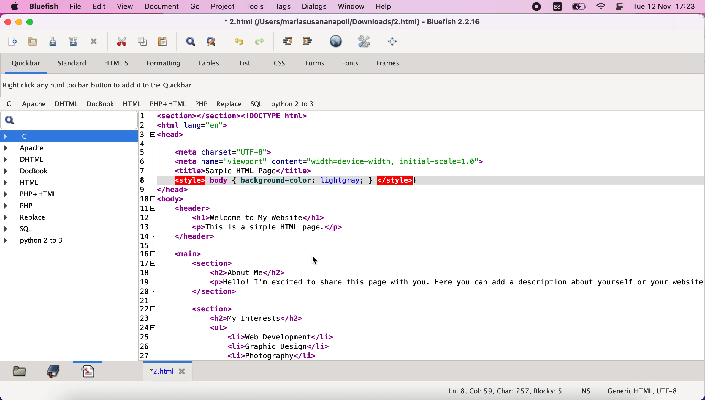 Image resolution: width=705 pixels, height=400 pixels. I want to click on * 2.html (/Users/mariasusananapoli/Downloads/2.html) - Bluefish 2.2.16, so click(354, 23).